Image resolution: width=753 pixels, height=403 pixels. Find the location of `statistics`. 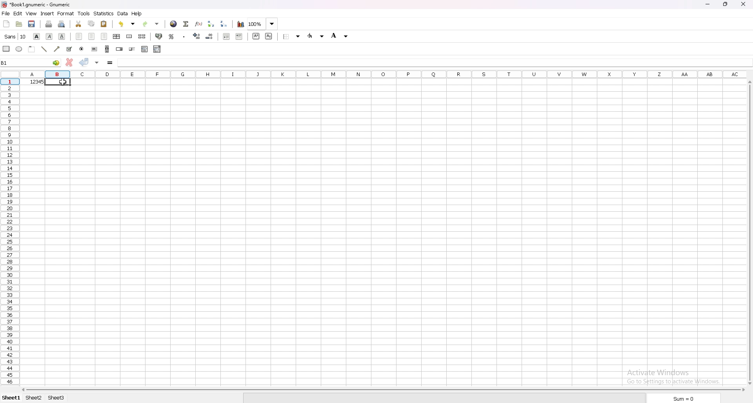

statistics is located at coordinates (104, 13).